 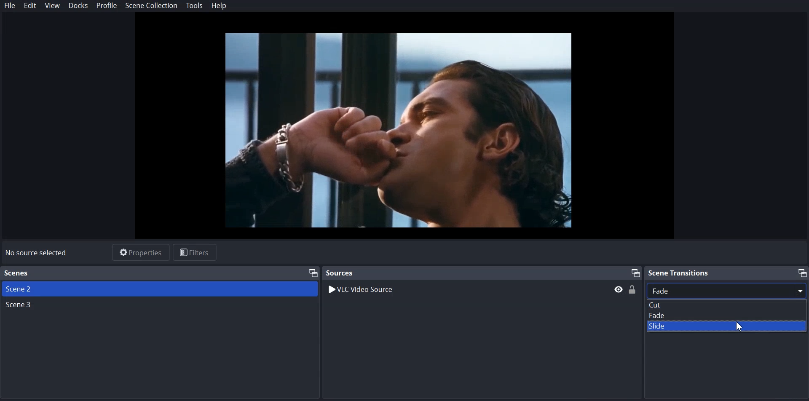 I want to click on Fade, so click(x=728, y=315).